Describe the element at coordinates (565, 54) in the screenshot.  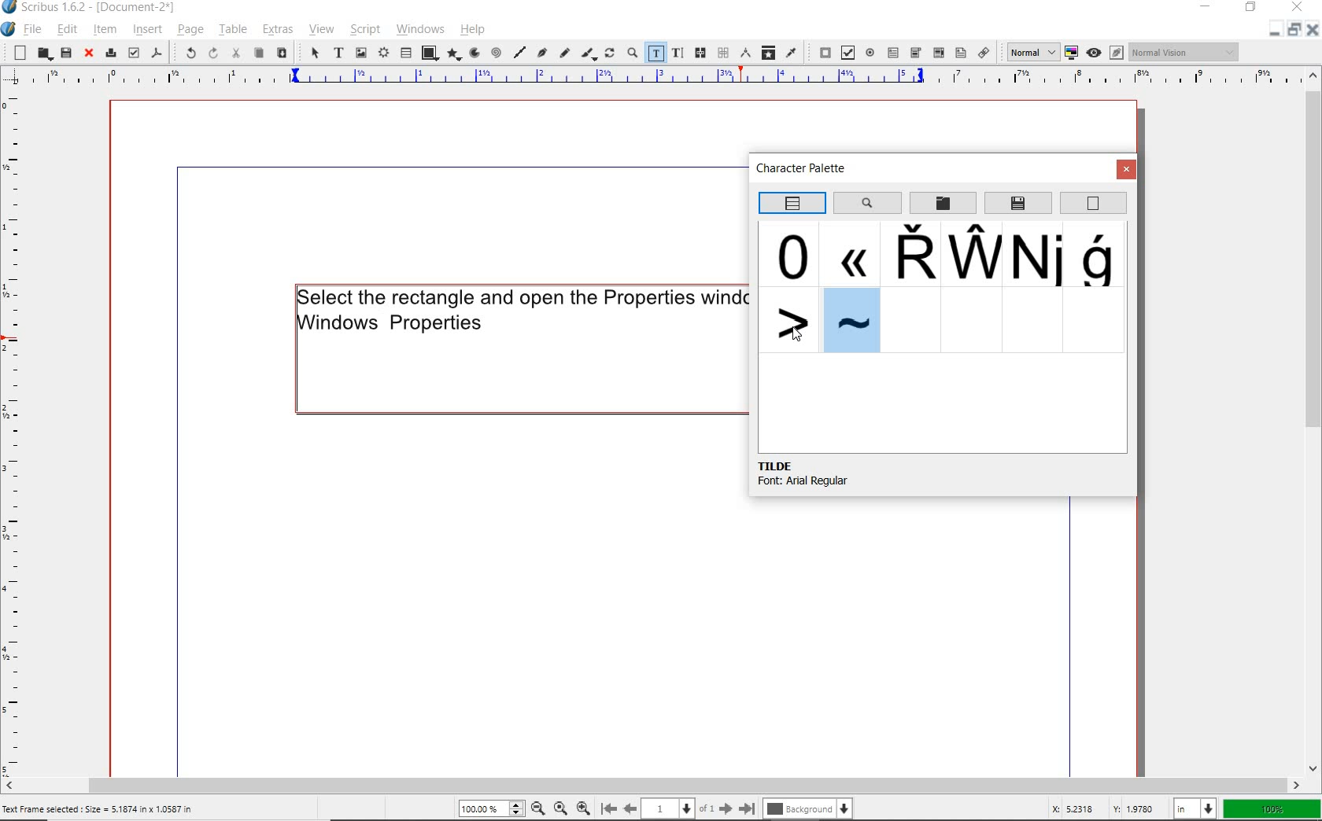
I see `freehand line` at that location.